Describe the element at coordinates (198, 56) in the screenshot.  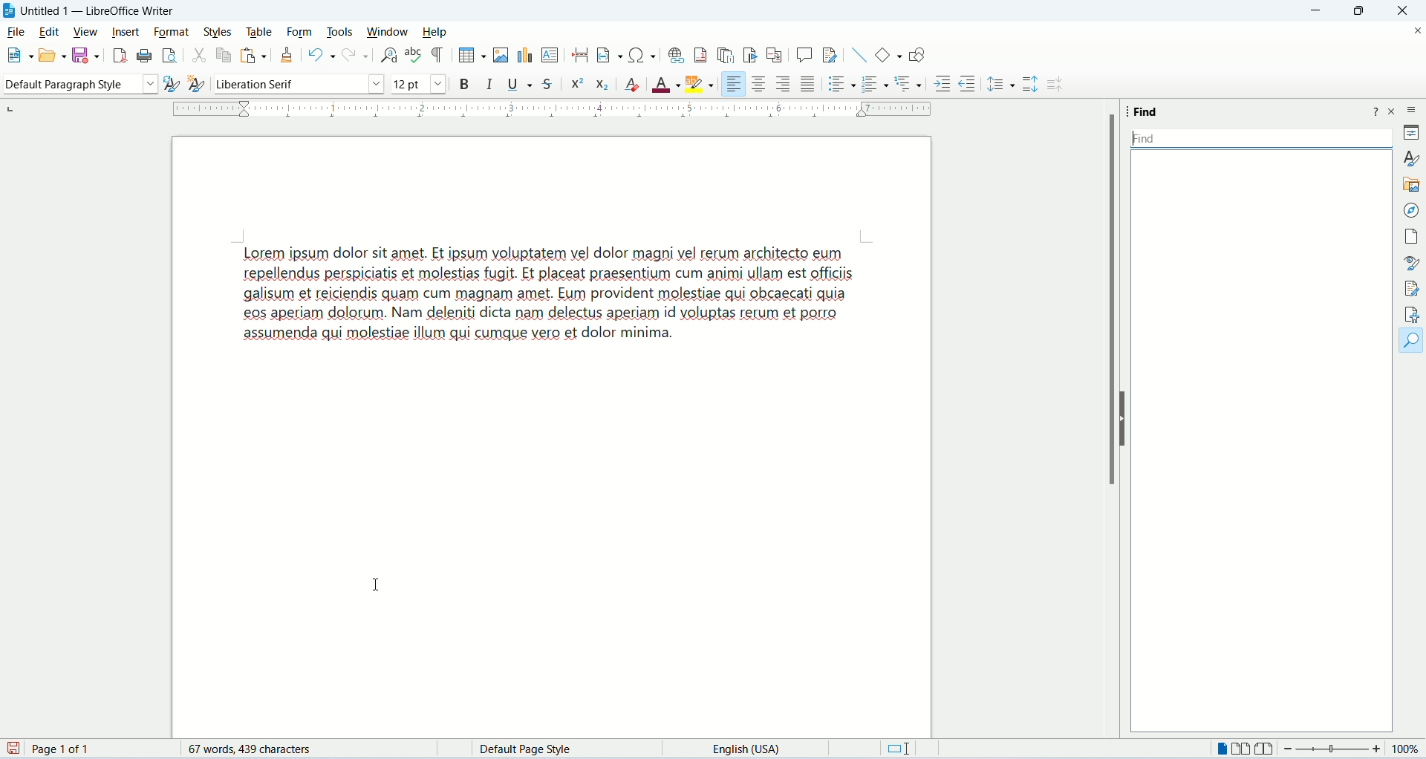
I see `cut` at that location.